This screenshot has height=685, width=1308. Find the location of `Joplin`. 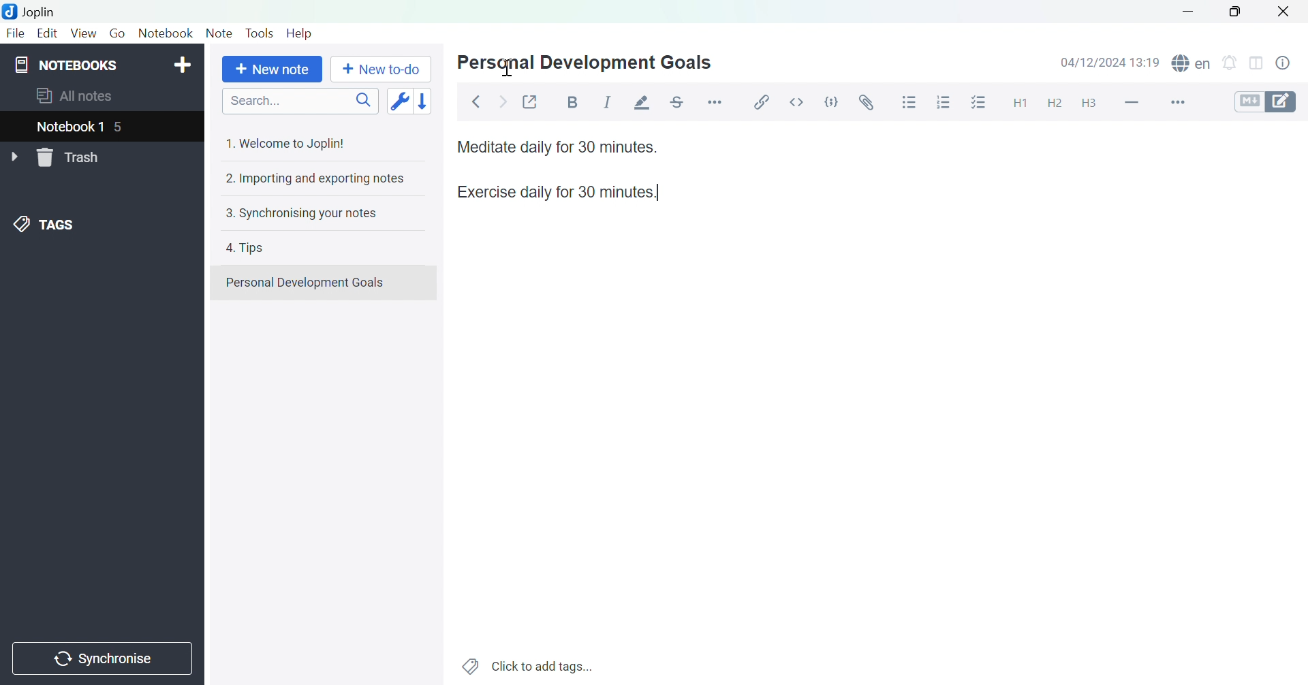

Joplin is located at coordinates (32, 11).